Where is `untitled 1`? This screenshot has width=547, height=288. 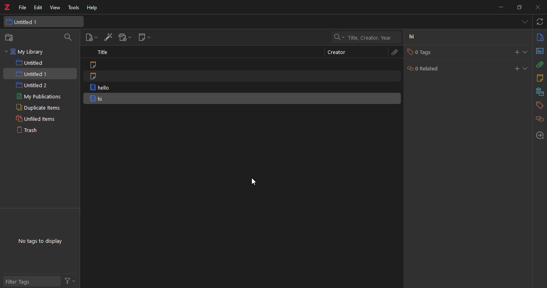 untitled 1 is located at coordinates (33, 74).